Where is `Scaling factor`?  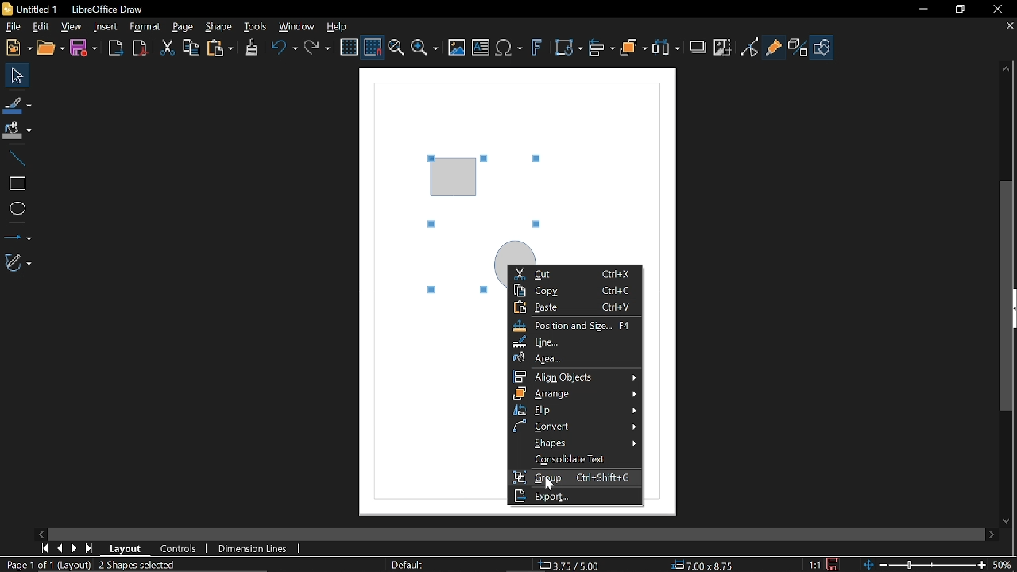 Scaling factor is located at coordinates (813, 565).